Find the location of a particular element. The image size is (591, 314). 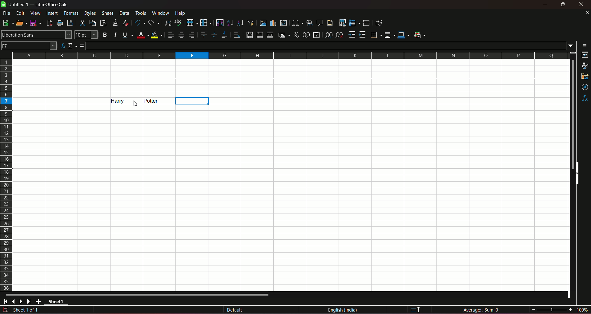

language is located at coordinates (344, 310).